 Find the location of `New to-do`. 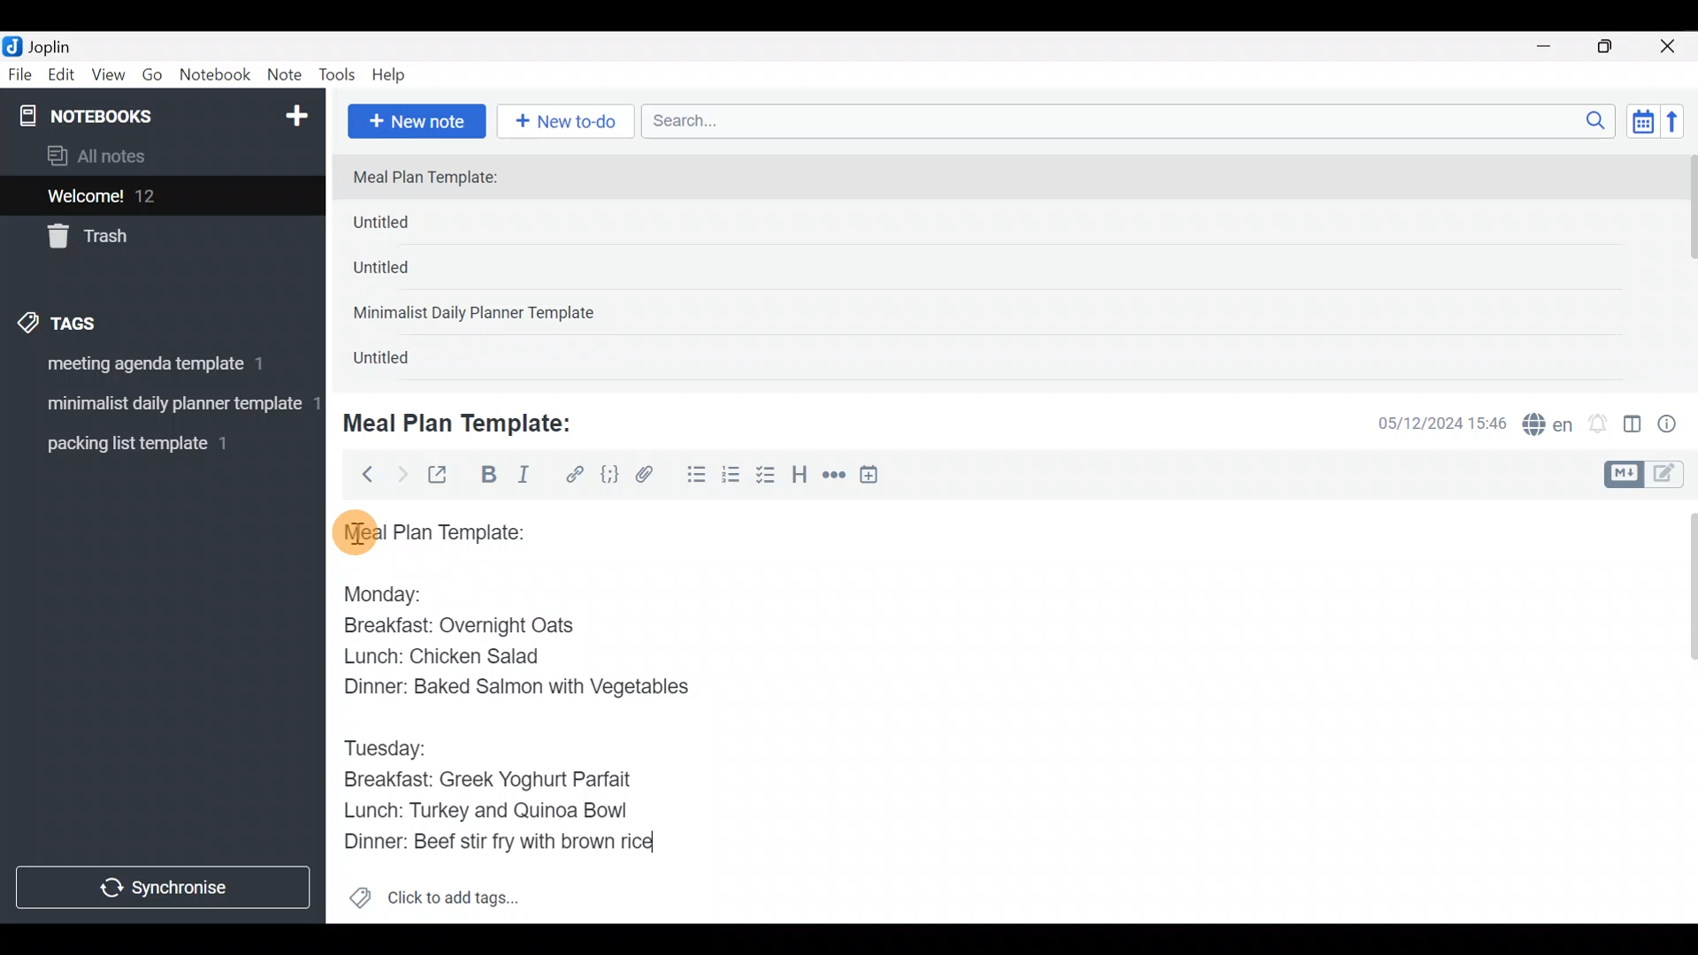

New to-do is located at coordinates (570, 123).